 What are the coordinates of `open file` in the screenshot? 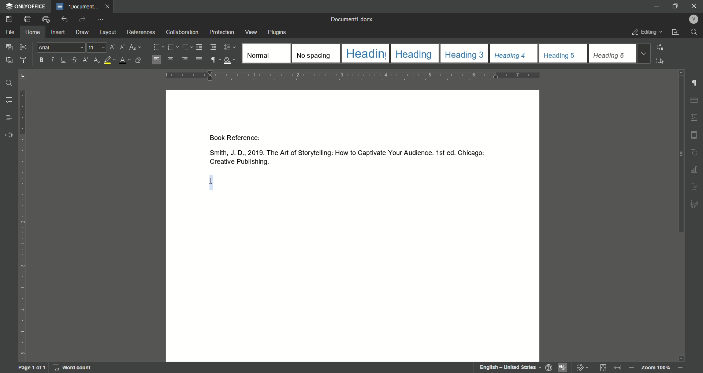 It's located at (676, 32).